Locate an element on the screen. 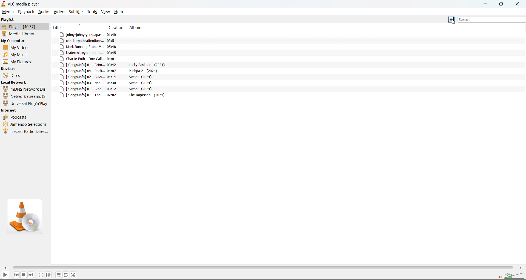 Image resolution: width=526 pixels, height=280 pixels. universal plug n play is located at coordinates (25, 104).